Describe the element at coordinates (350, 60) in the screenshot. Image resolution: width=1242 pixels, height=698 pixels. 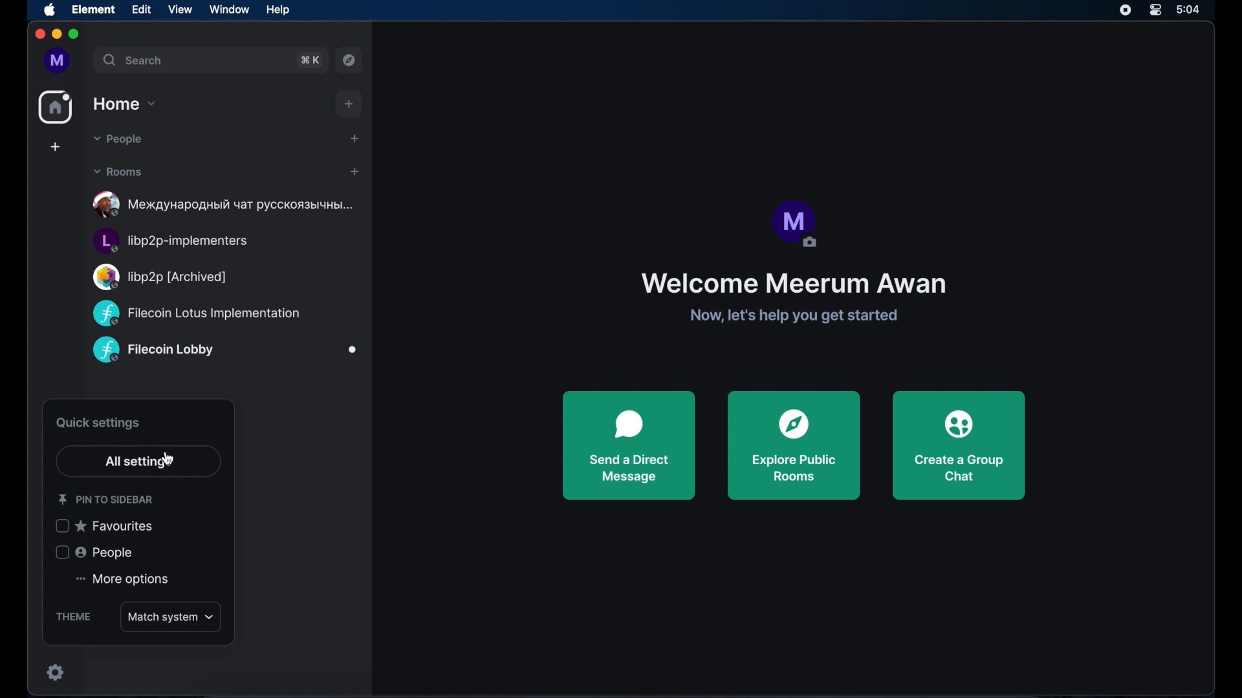
I see `explore public rooms` at that location.